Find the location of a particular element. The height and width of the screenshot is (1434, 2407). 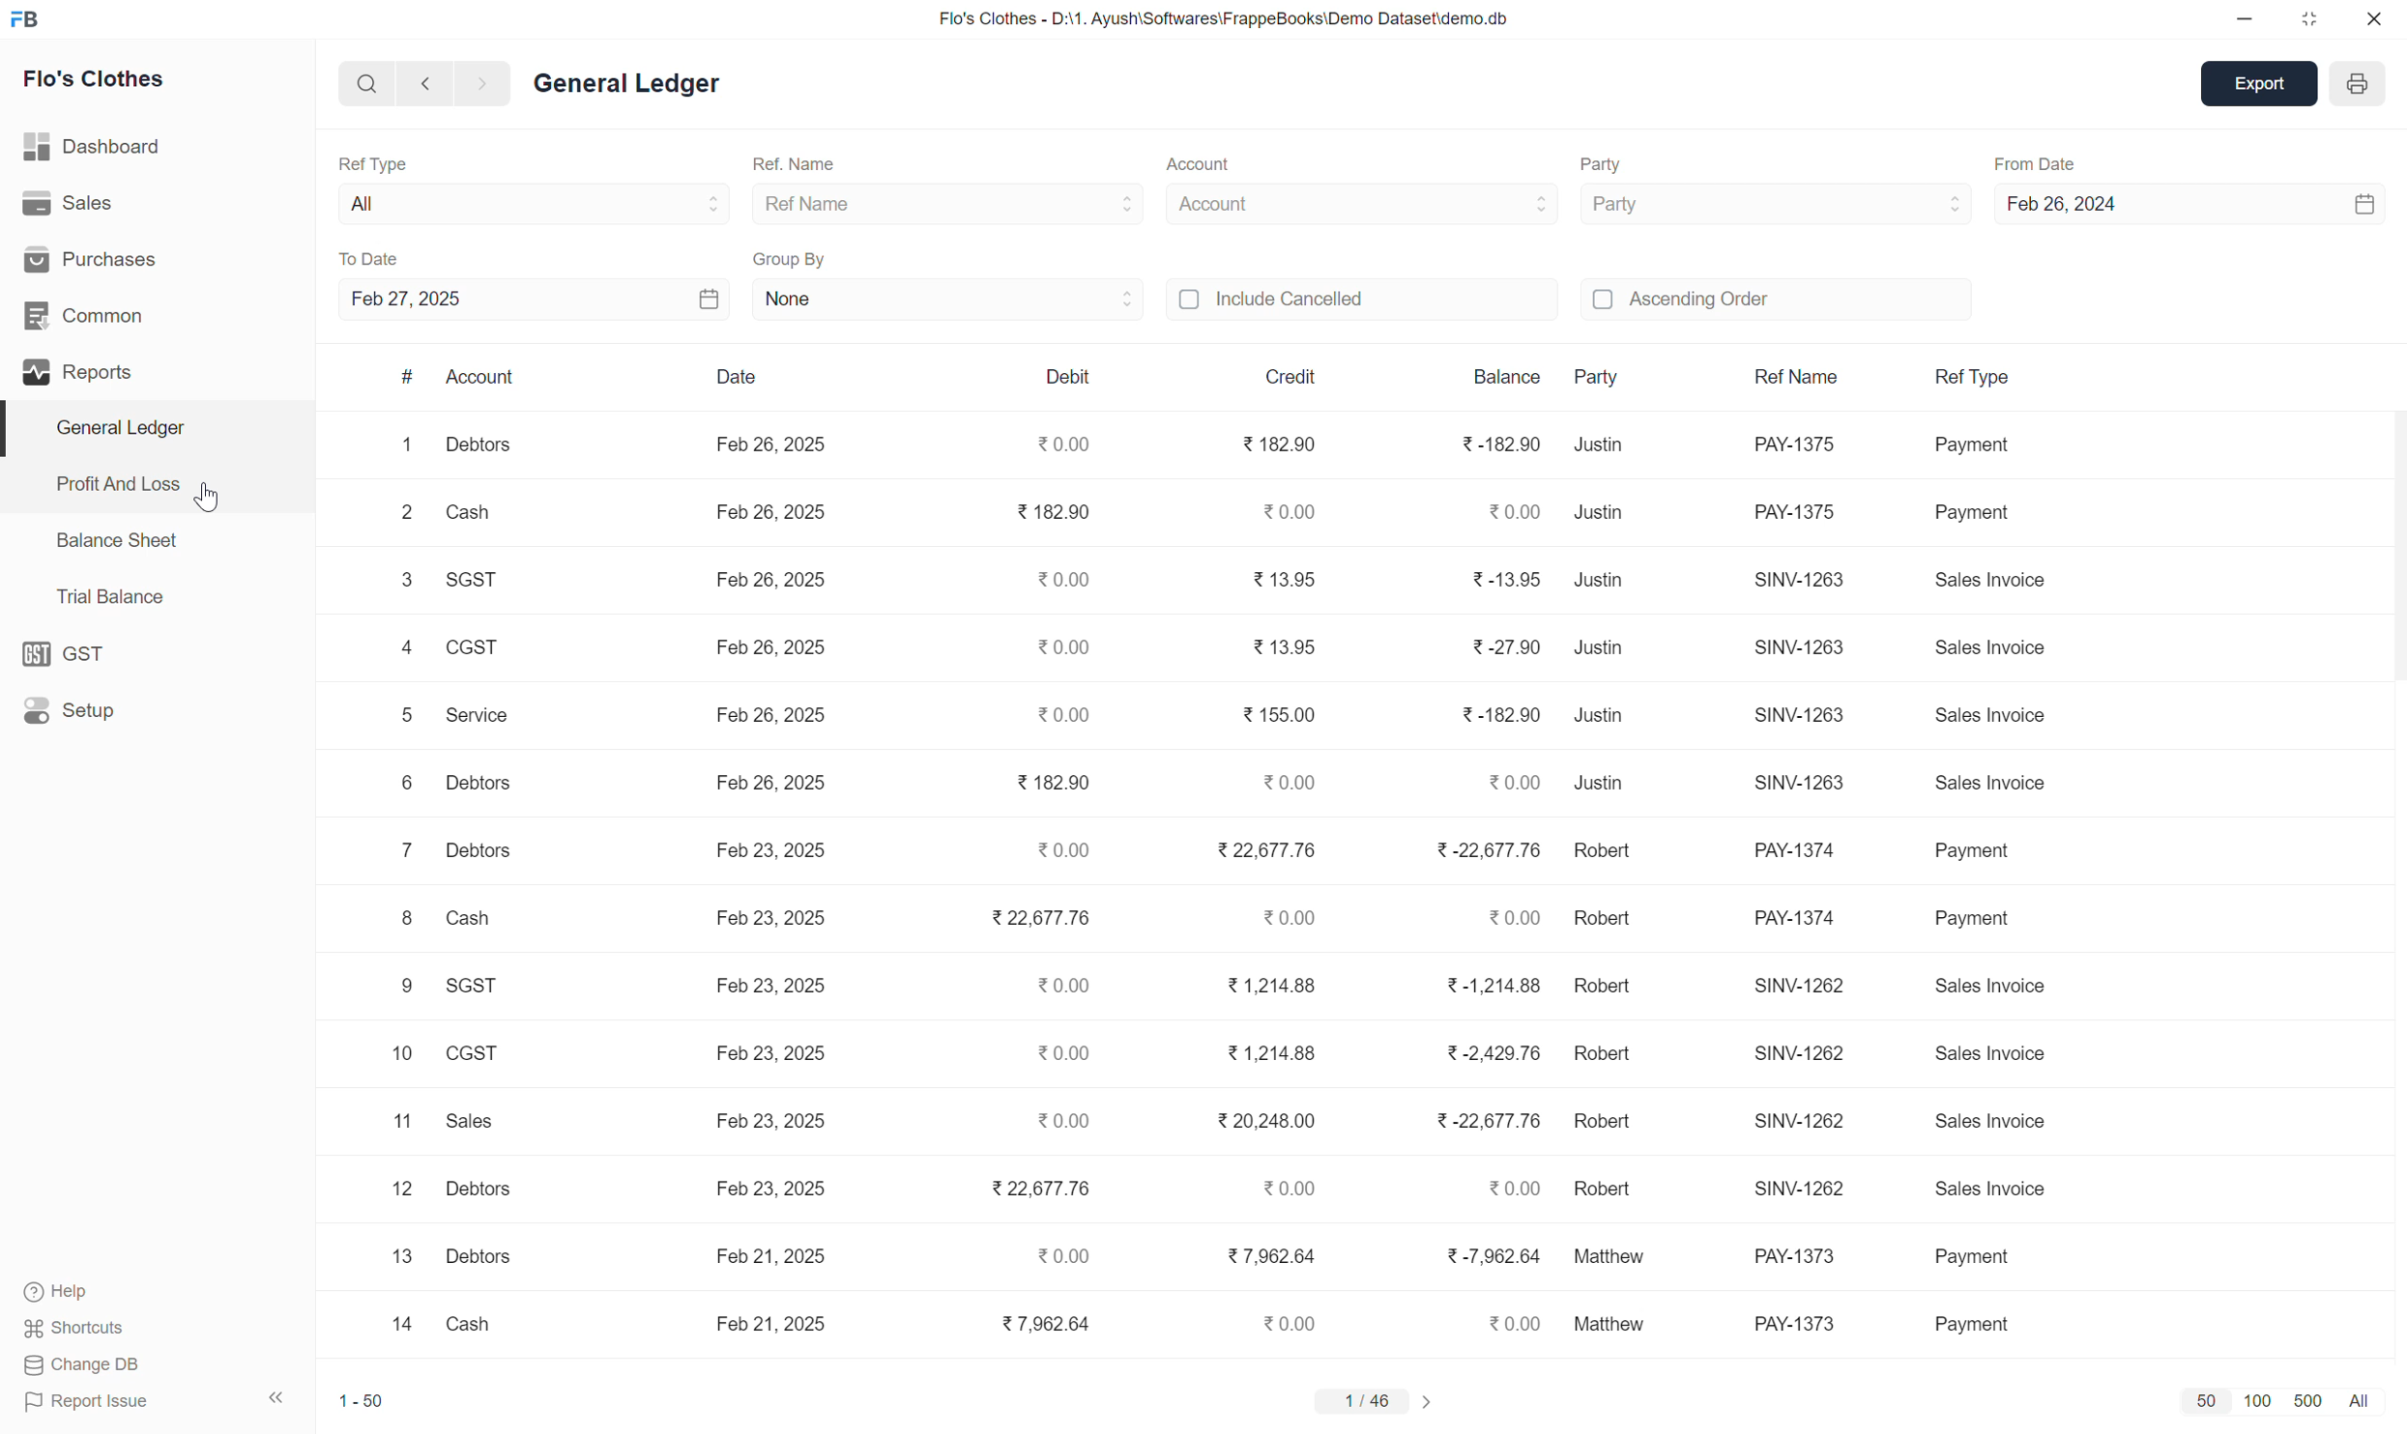

Trial Balance is located at coordinates (114, 595).